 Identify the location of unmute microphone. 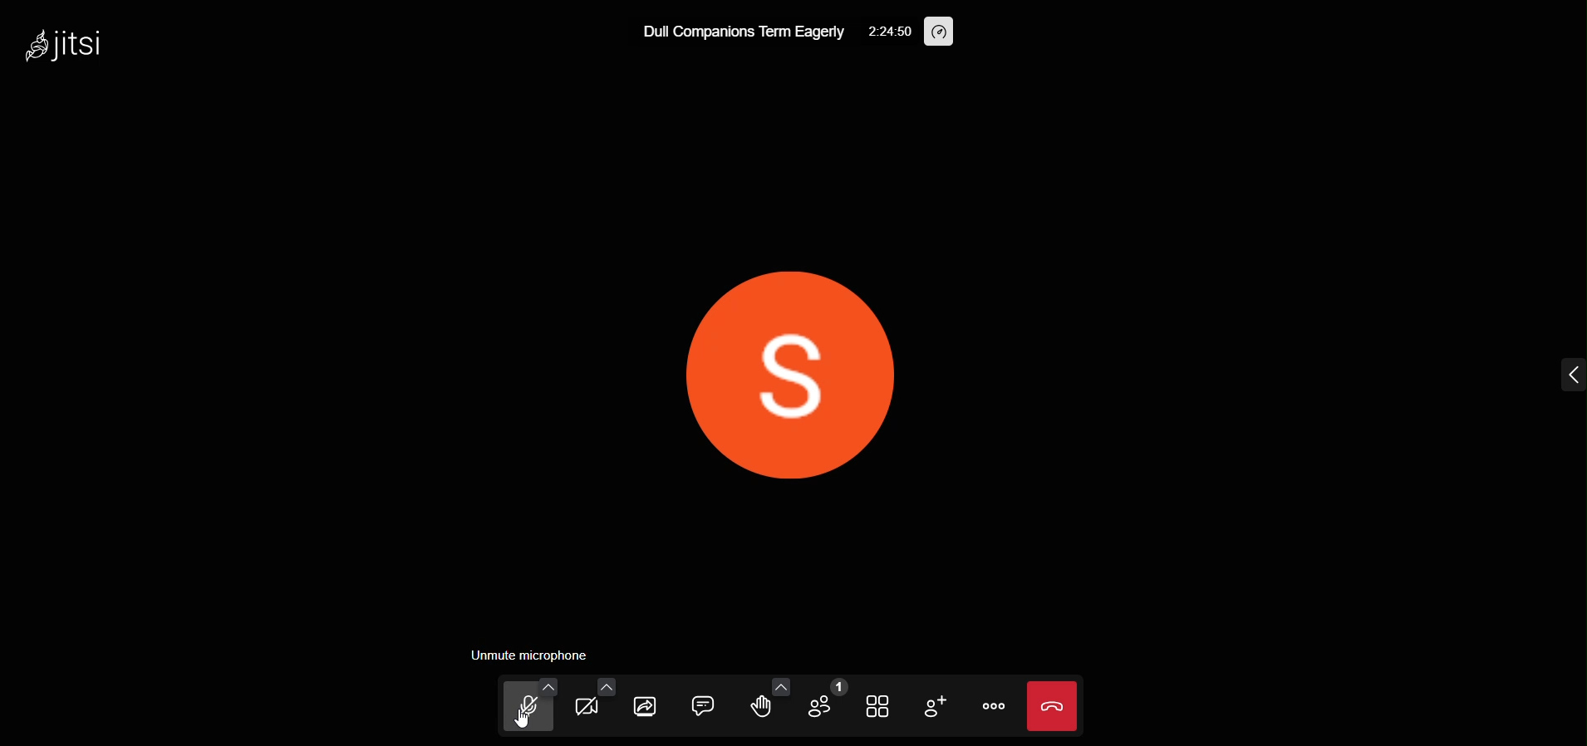
(525, 655).